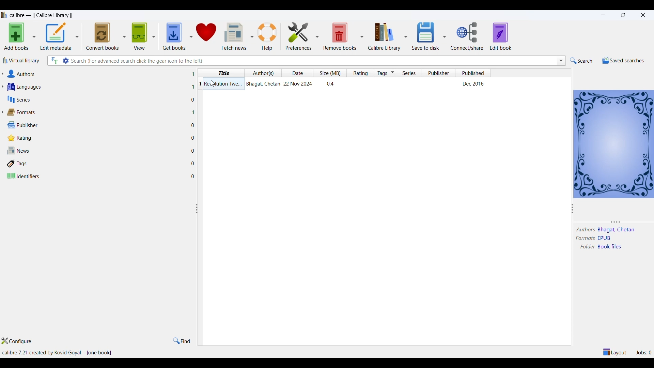  What do you see at coordinates (66, 61) in the screenshot?
I see `search settings ` at bounding box center [66, 61].